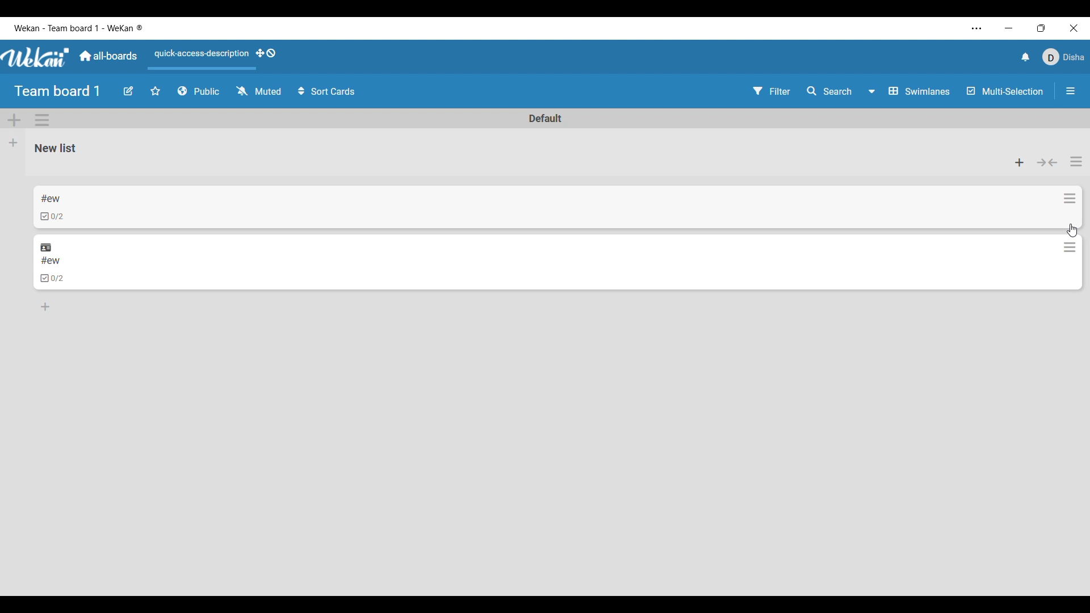 The height and width of the screenshot is (613, 1090). What do you see at coordinates (53, 278) in the screenshot?
I see `Indicates checklists in card` at bounding box center [53, 278].